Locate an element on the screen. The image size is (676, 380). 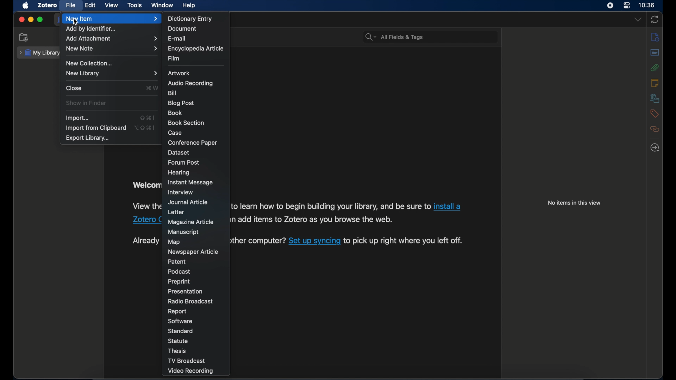
new item is located at coordinates (112, 19).